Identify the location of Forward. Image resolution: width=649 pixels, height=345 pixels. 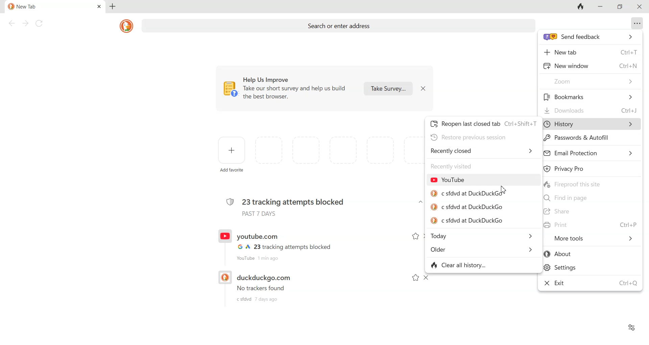
(24, 23).